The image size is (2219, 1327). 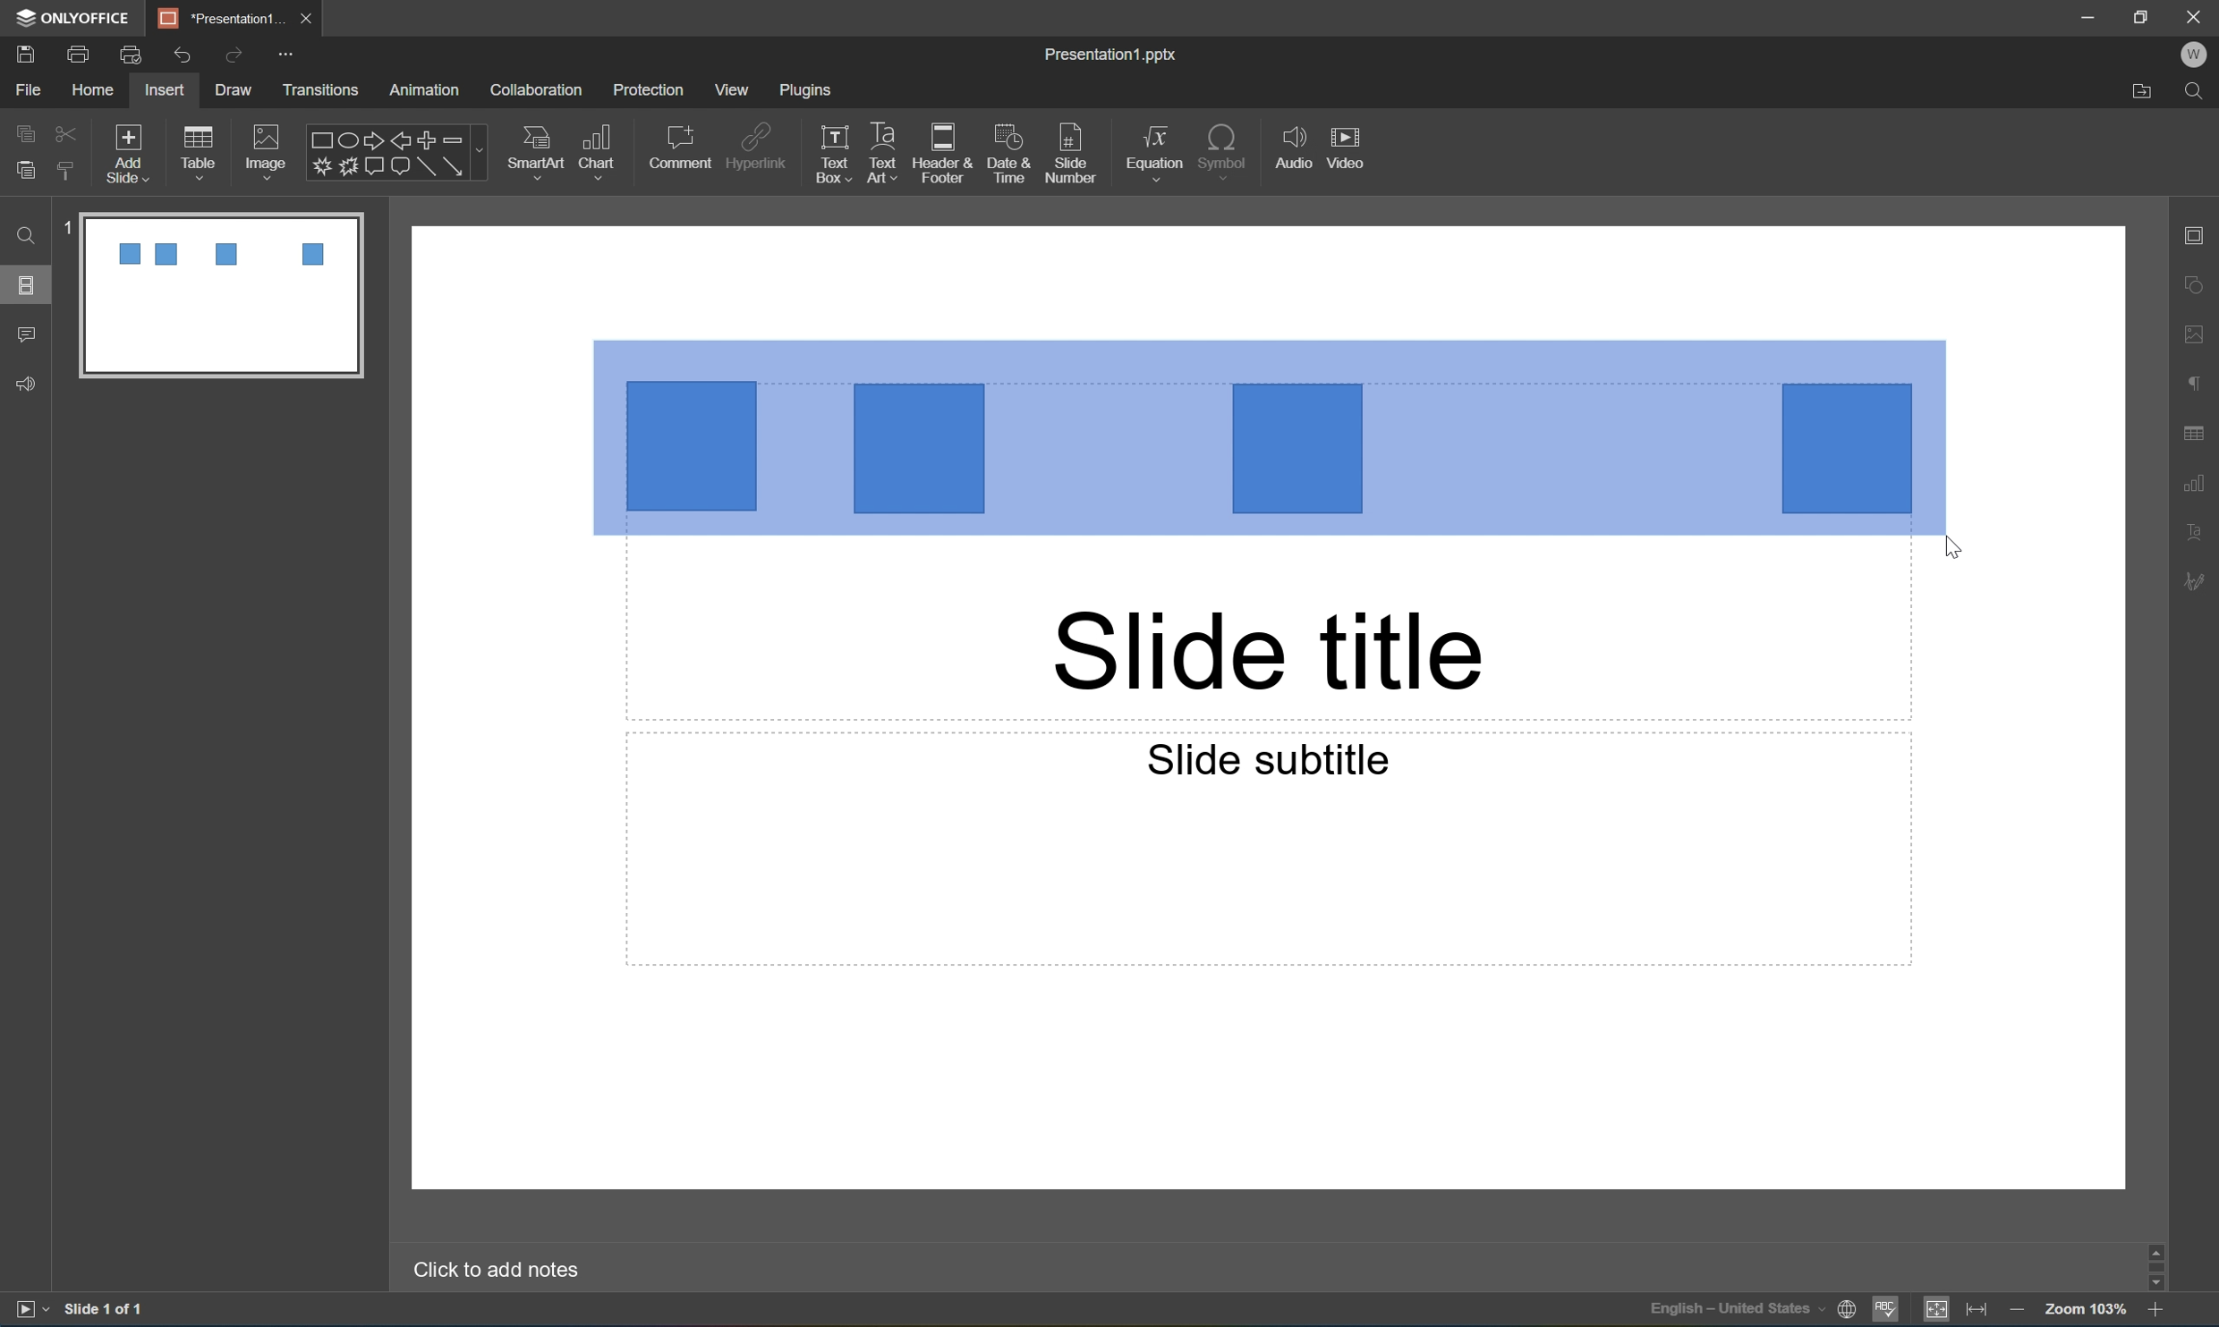 I want to click on text art, so click(x=878, y=155).